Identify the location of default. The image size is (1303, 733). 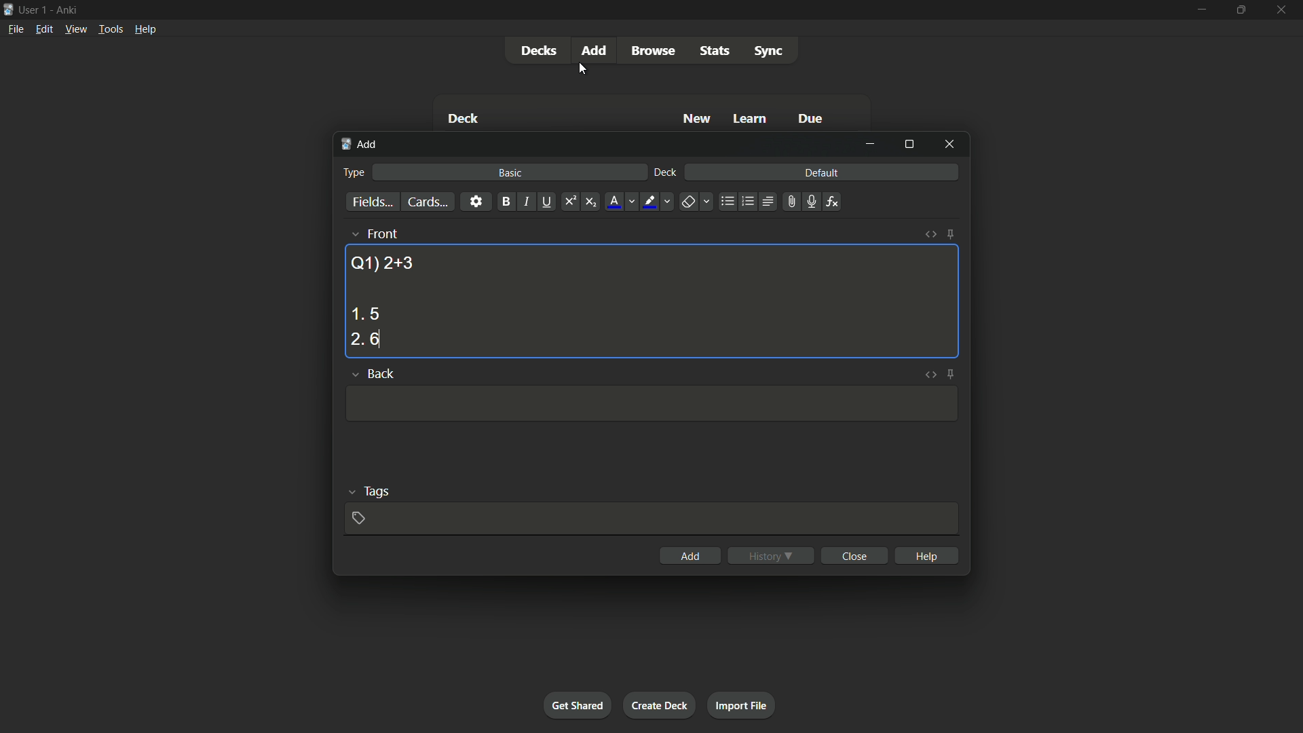
(821, 172).